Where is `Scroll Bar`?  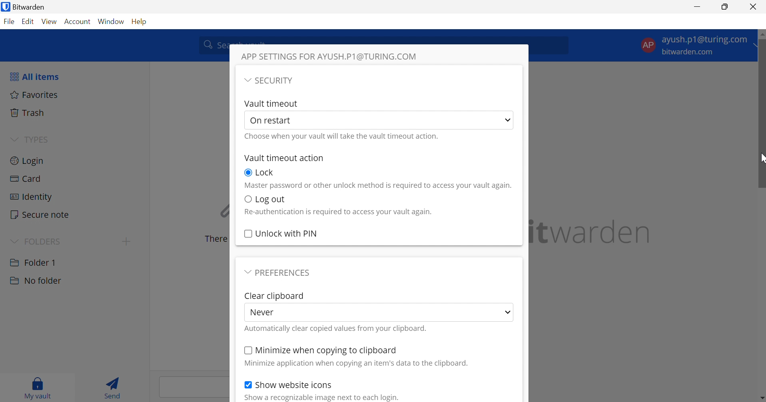
Scroll Bar is located at coordinates (761, 228).